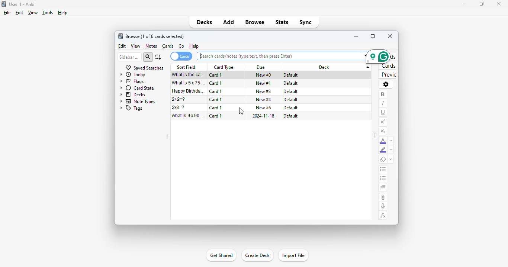 The width and height of the screenshot is (508, 267). What do you see at coordinates (383, 197) in the screenshot?
I see `attach pictures/audio/video` at bounding box center [383, 197].